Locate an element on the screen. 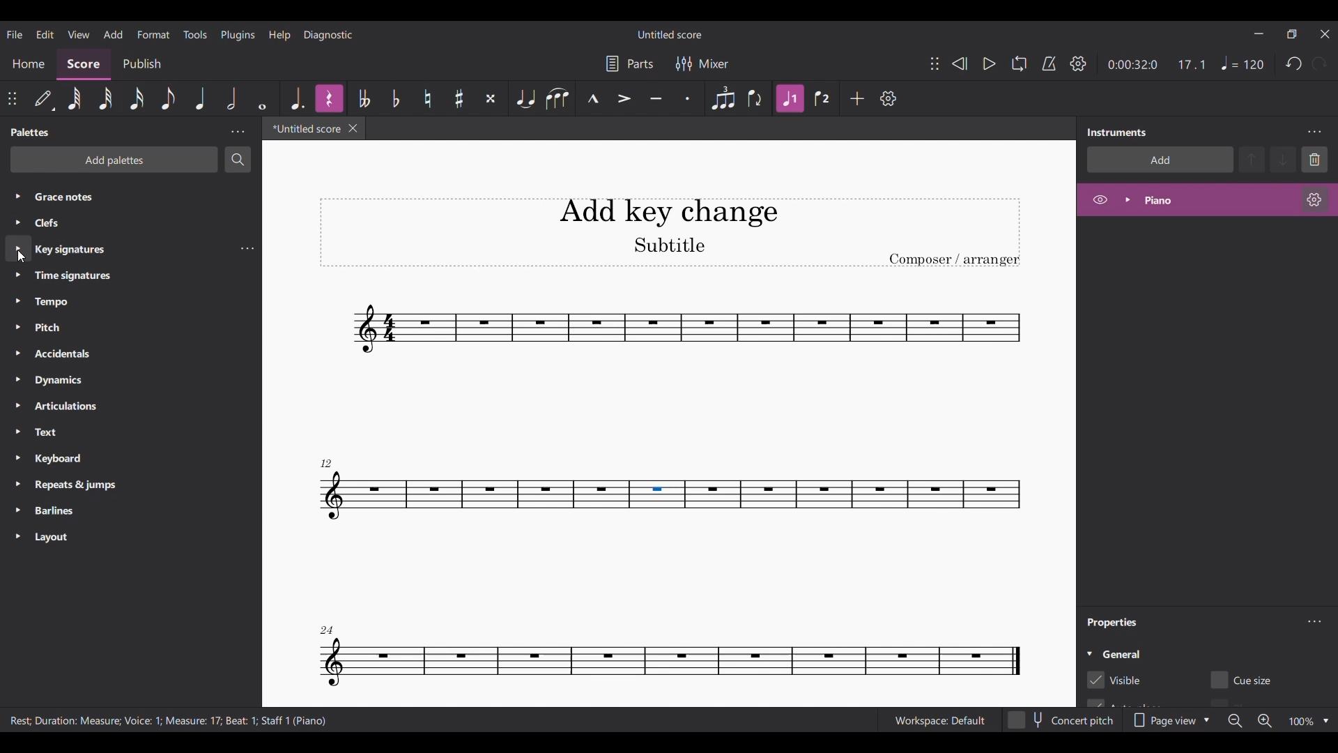 This screenshot has height=753, width=1338. Show interface in a smaller tab is located at coordinates (1291, 34).